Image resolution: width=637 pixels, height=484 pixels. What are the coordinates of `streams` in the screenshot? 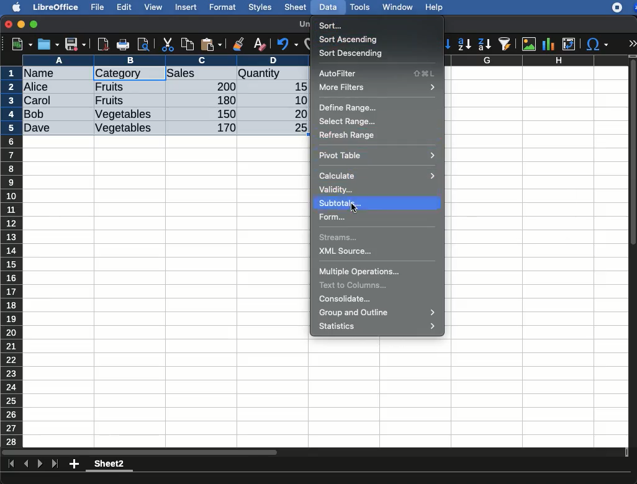 It's located at (340, 239).